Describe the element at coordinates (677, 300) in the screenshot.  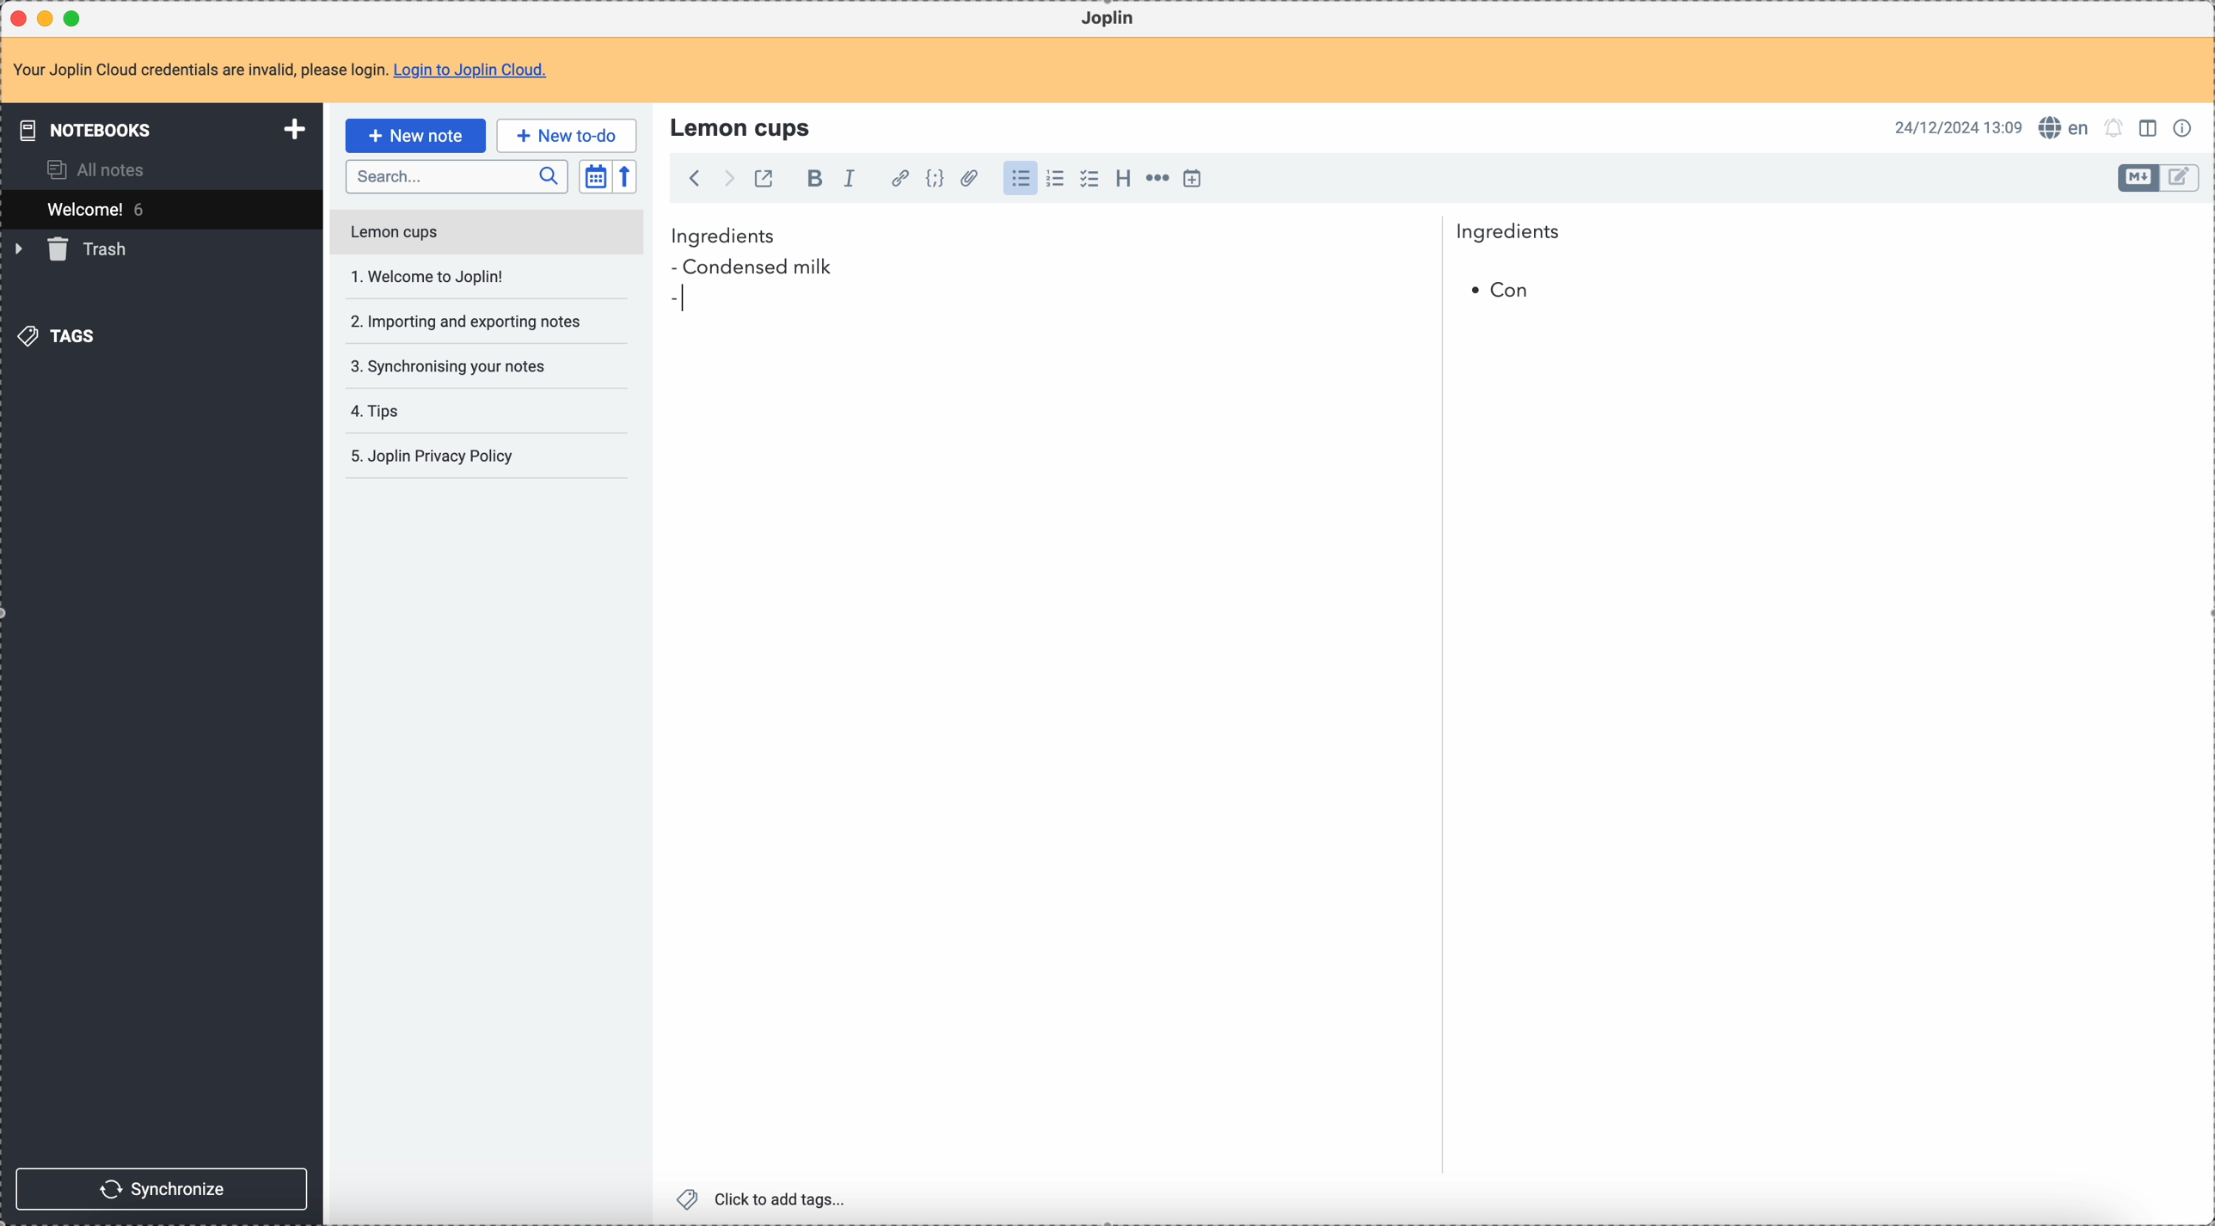
I see `bullet point` at that location.